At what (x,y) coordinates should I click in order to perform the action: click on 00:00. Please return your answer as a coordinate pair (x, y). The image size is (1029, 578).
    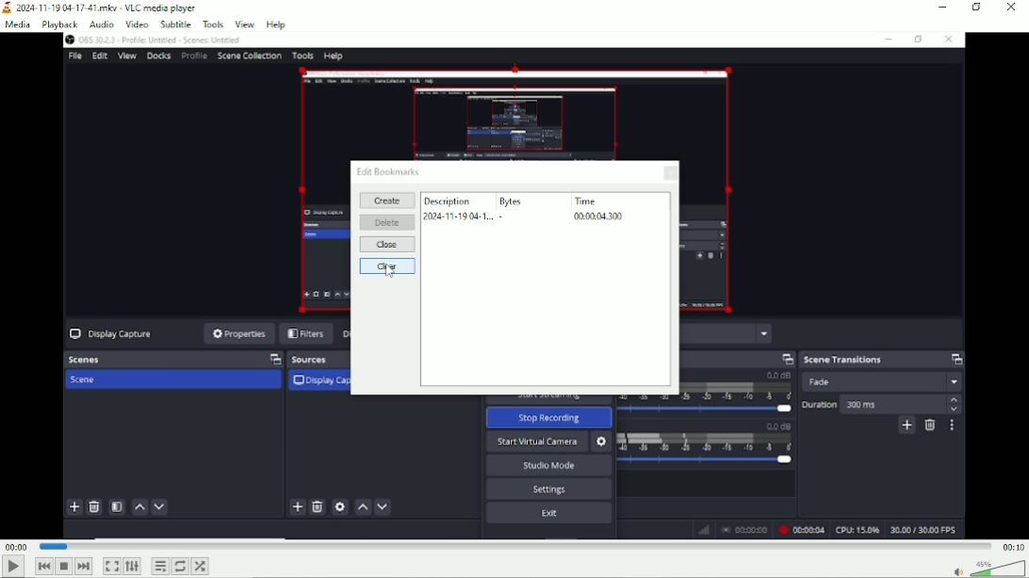
    Looking at the image, I should click on (17, 547).